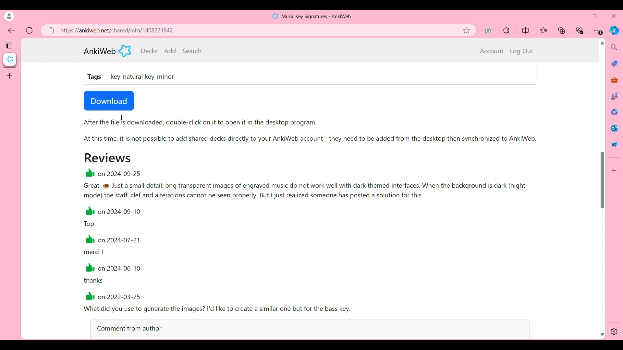 Image resolution: width=623 pixels, height=350 pixels. What do you see at coordinates (595, 16) in the screenshot?
I see `Show browser in a smaller tab` at bounding box center [595, 16].